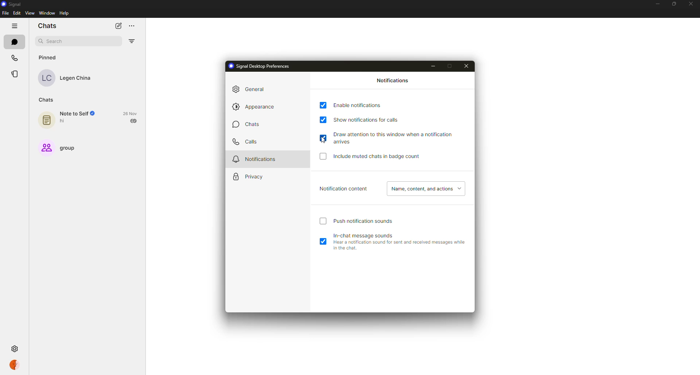  I want to click on search, so click(56, 42).